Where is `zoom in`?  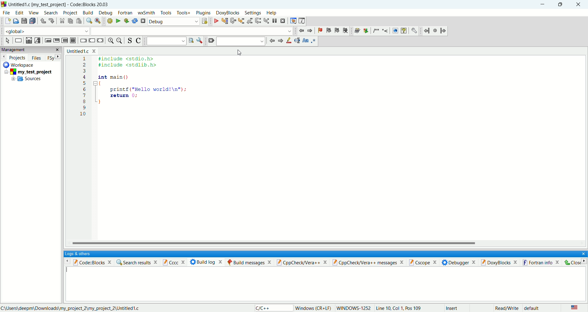
zoom in is located at coordinates (110, 41).